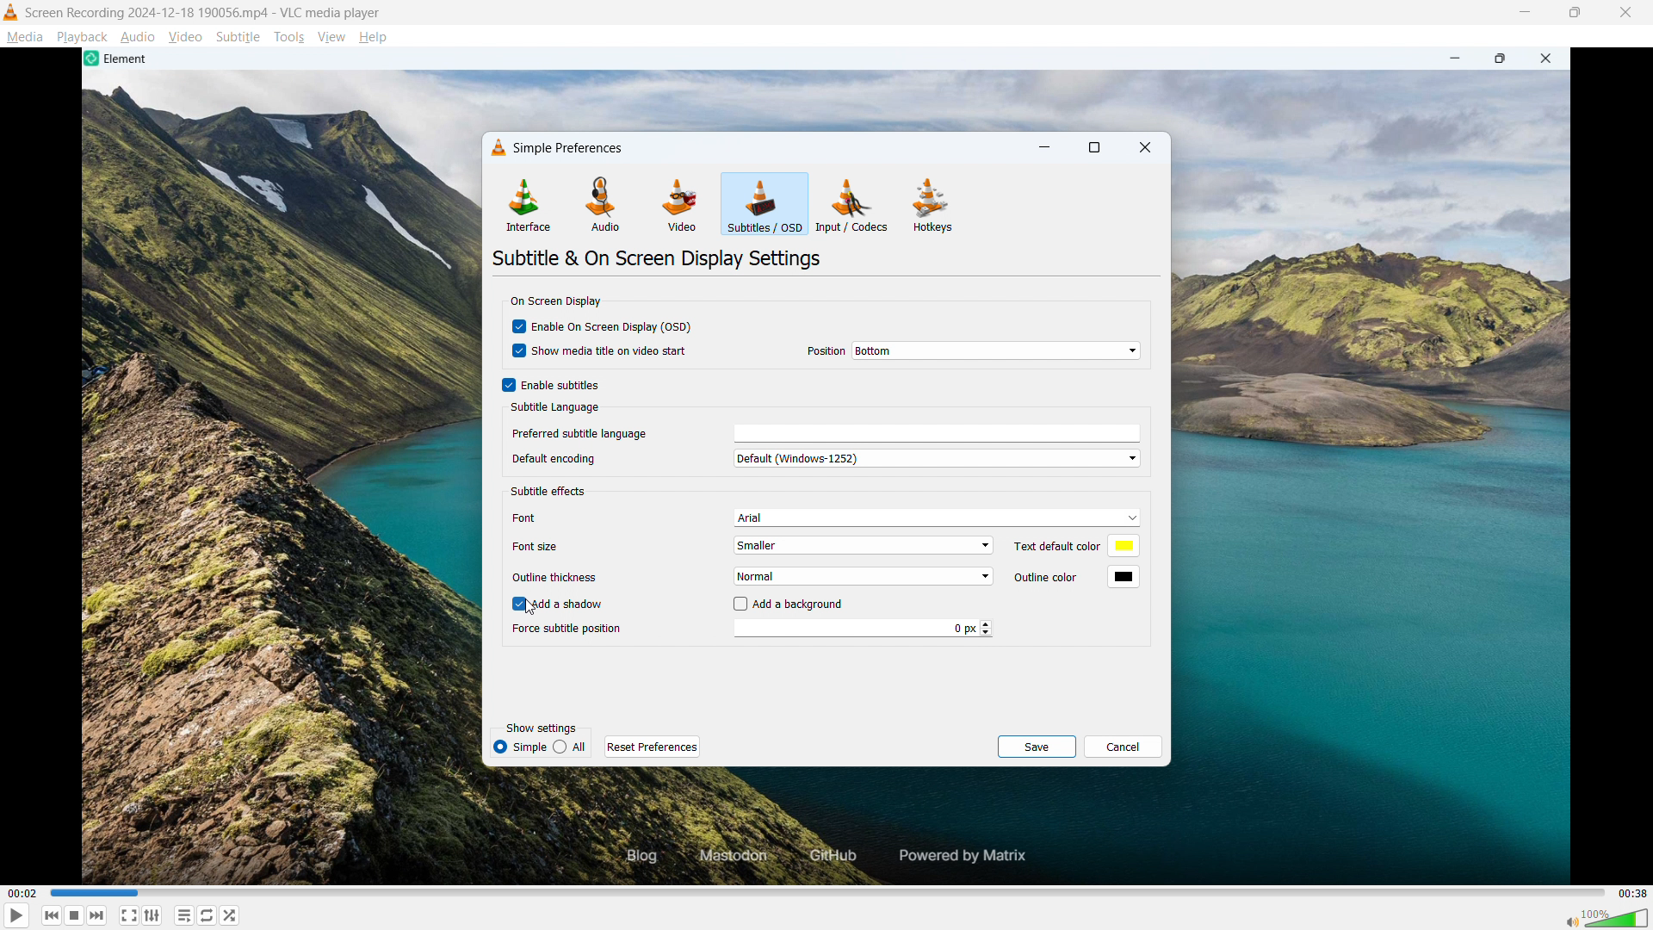  I want to click on Show media title on video start, so click(612, 352).